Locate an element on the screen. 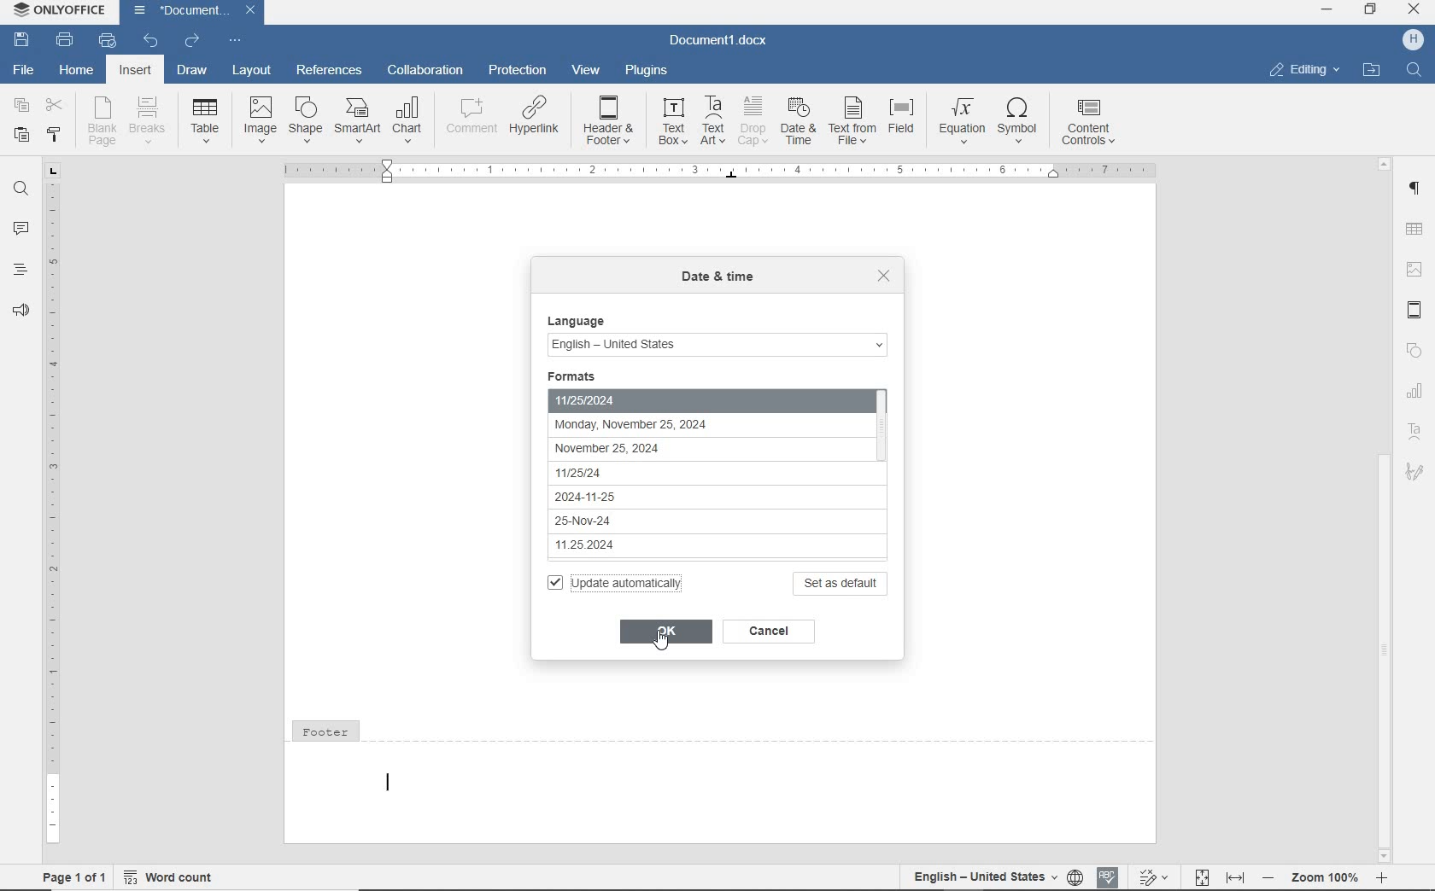  headings is located at coordinates (19, 270).